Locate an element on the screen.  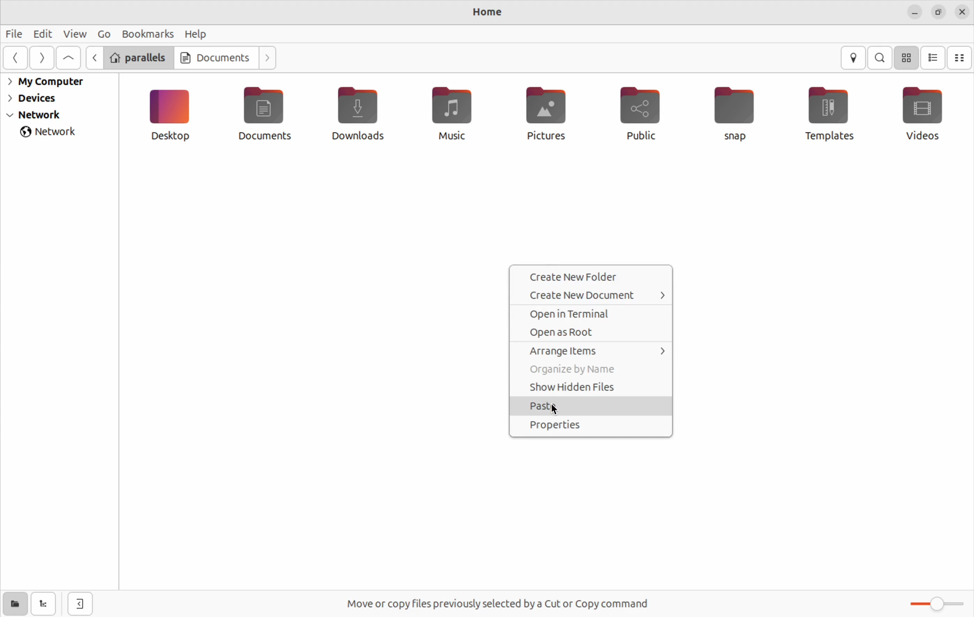
book marks is located at coordinates (145, 34).